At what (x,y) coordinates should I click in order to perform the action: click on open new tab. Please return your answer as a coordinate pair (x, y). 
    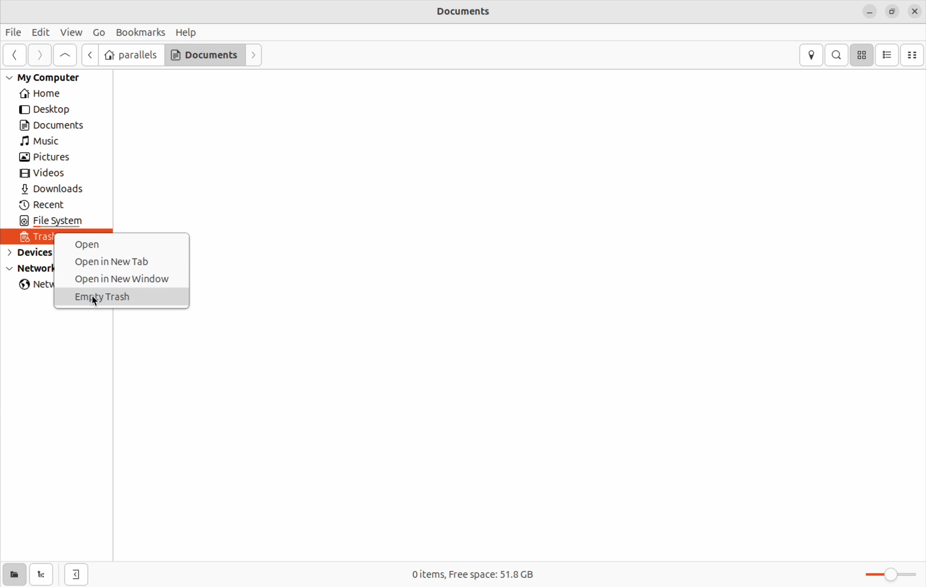
    Looking at the image, I should click on (120, 262).